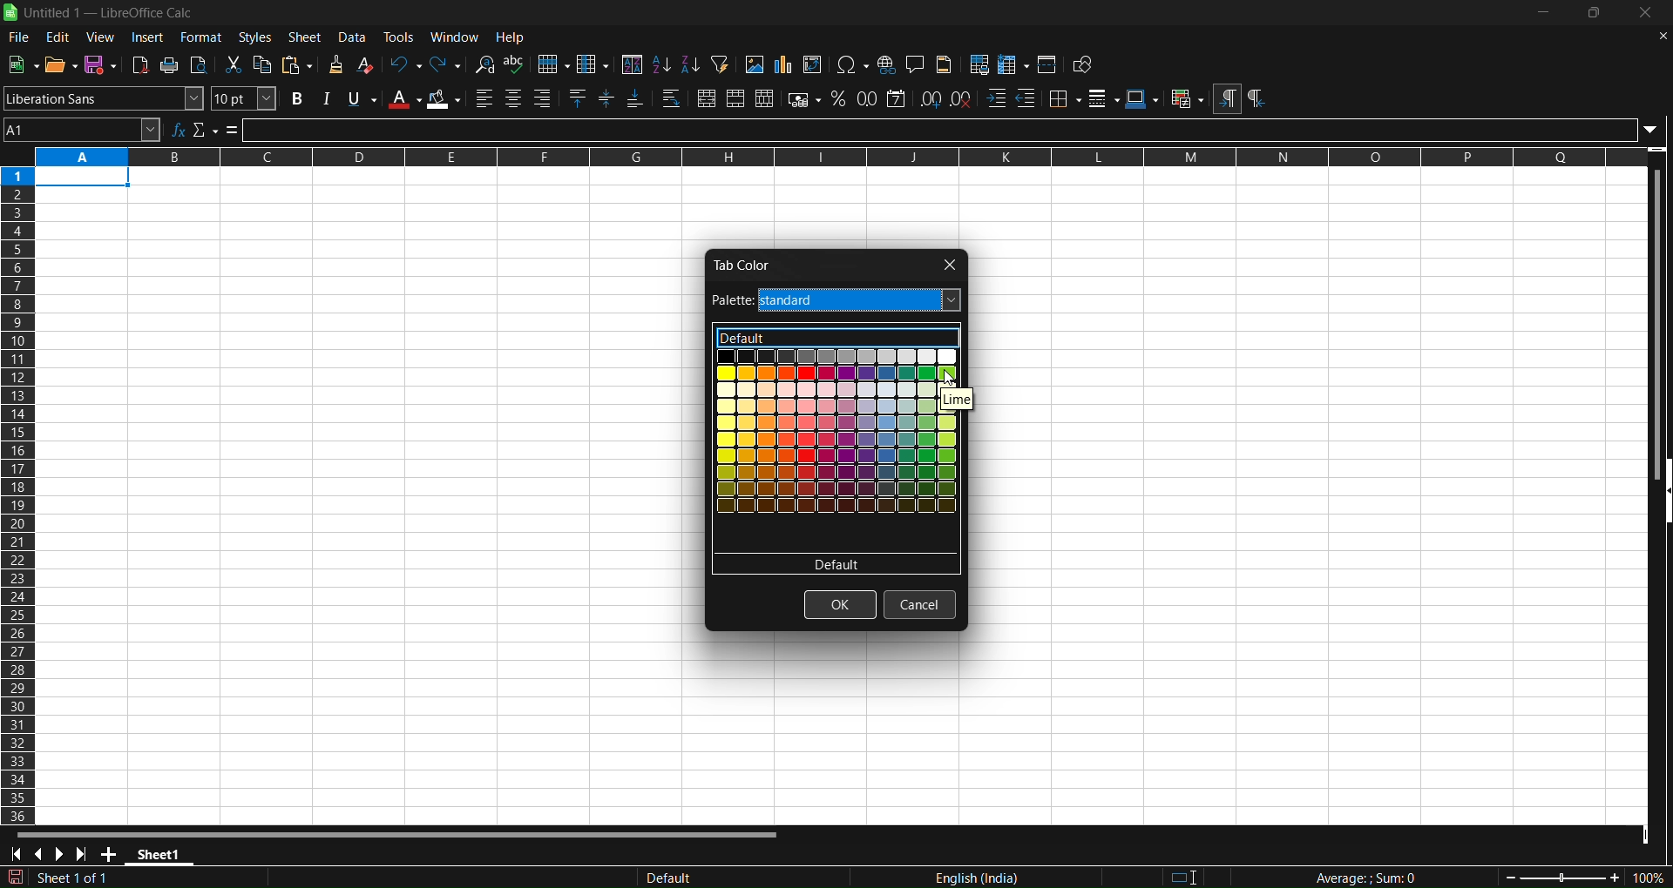  What do you see at coordinates (852, 65) in the screenshot?
I see `insert special characters` at bounding box center [852, 65].